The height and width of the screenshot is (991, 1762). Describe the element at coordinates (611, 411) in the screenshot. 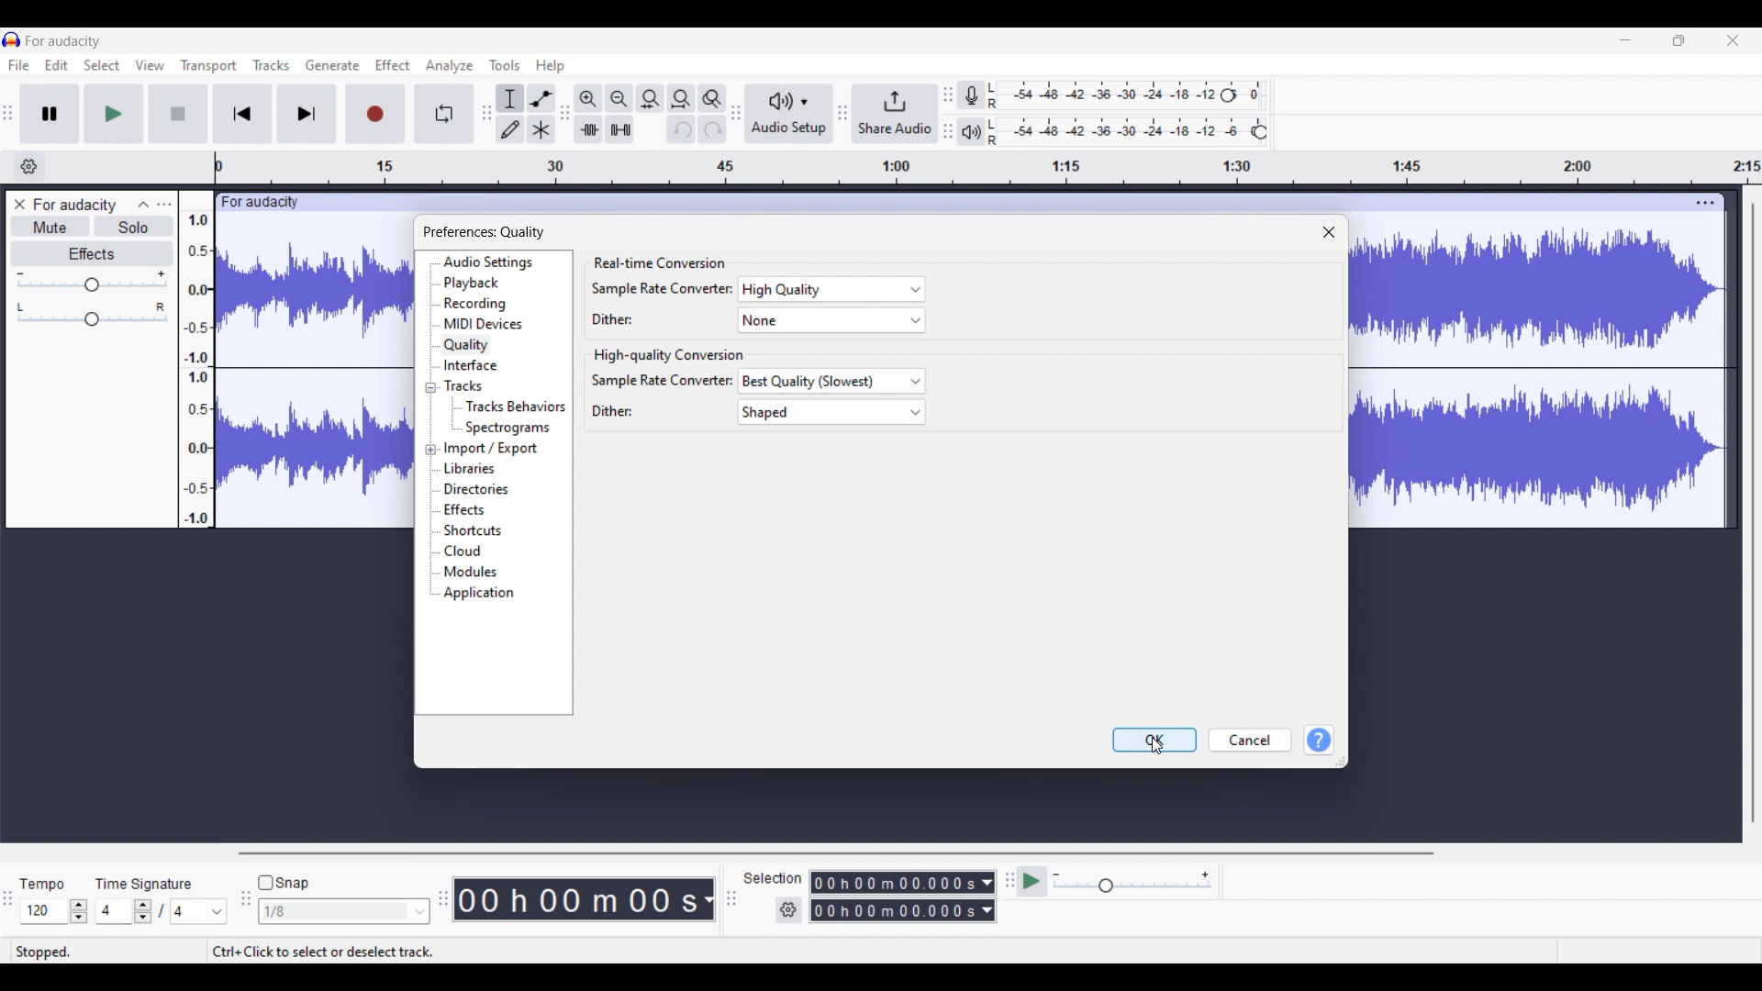

I see `dither:` at that location.